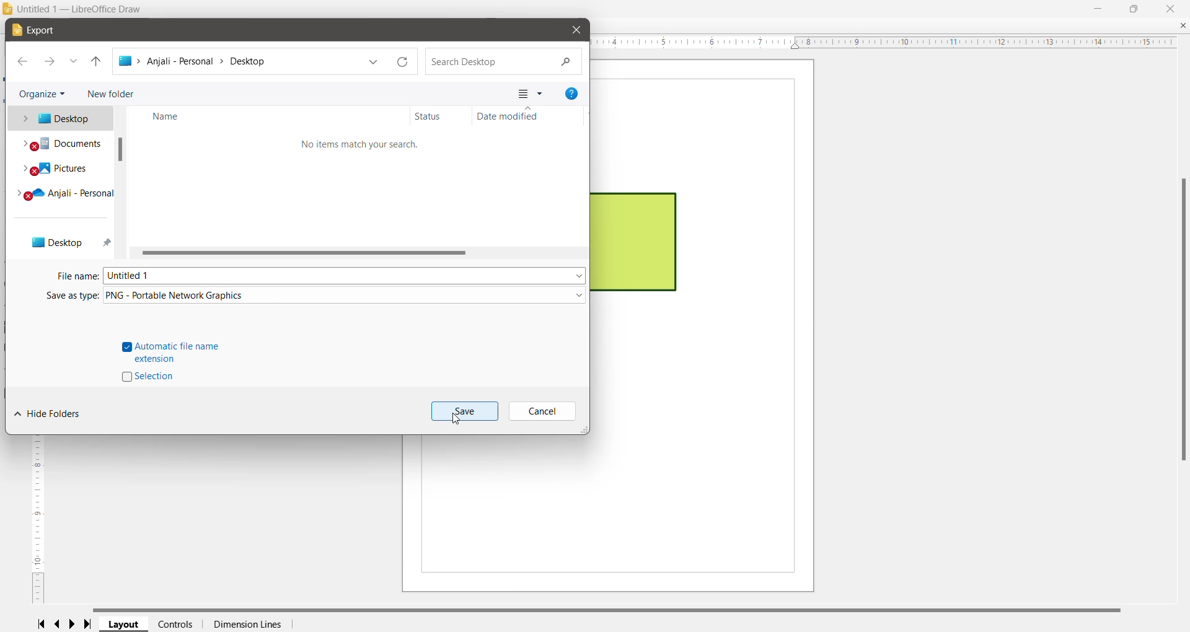  Describe the element at coordinates (363, 187) in the screenshot. I see `Contents view in the selected location` at that location.